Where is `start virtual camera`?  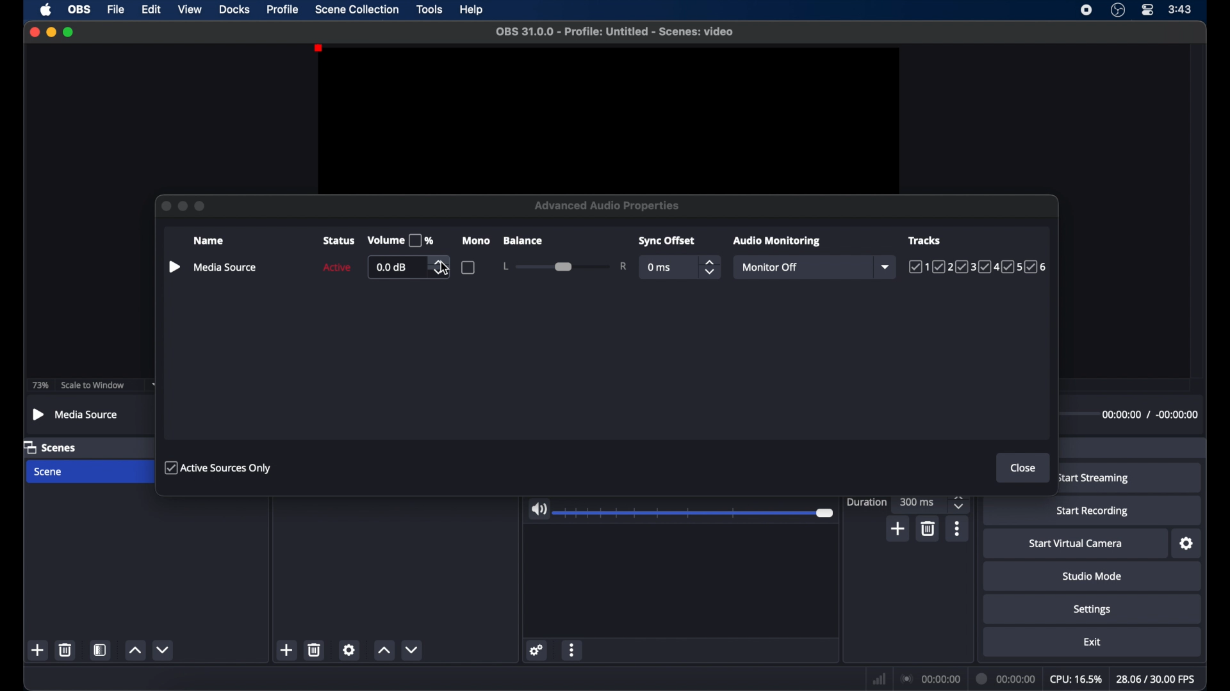
start virtual camera is located at coordinates (1075, 544).